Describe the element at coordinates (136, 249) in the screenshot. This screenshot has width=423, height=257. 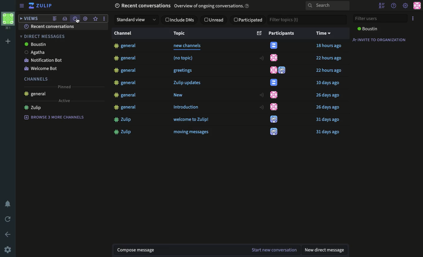
I see `Compose message` at that location.